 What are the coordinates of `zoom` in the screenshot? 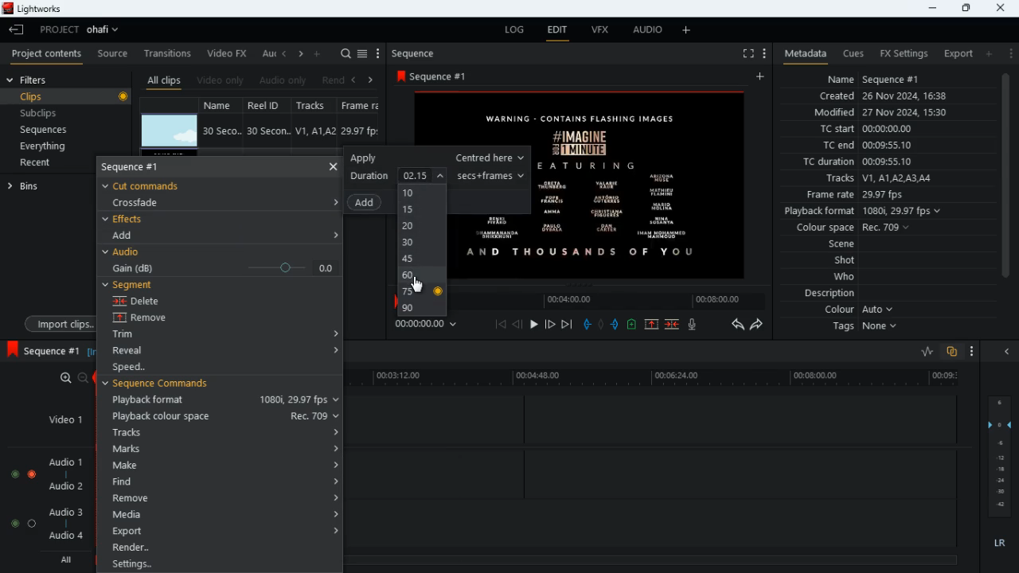 It's located at (68, 378).